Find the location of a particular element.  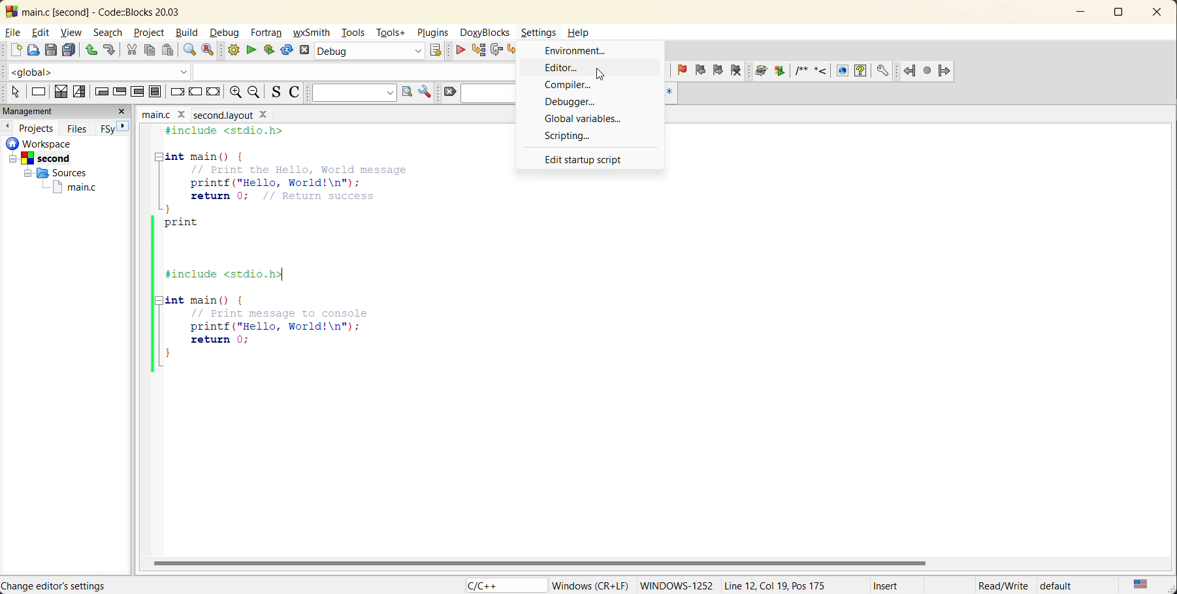

jump forward is located at coordinates (945, 71).